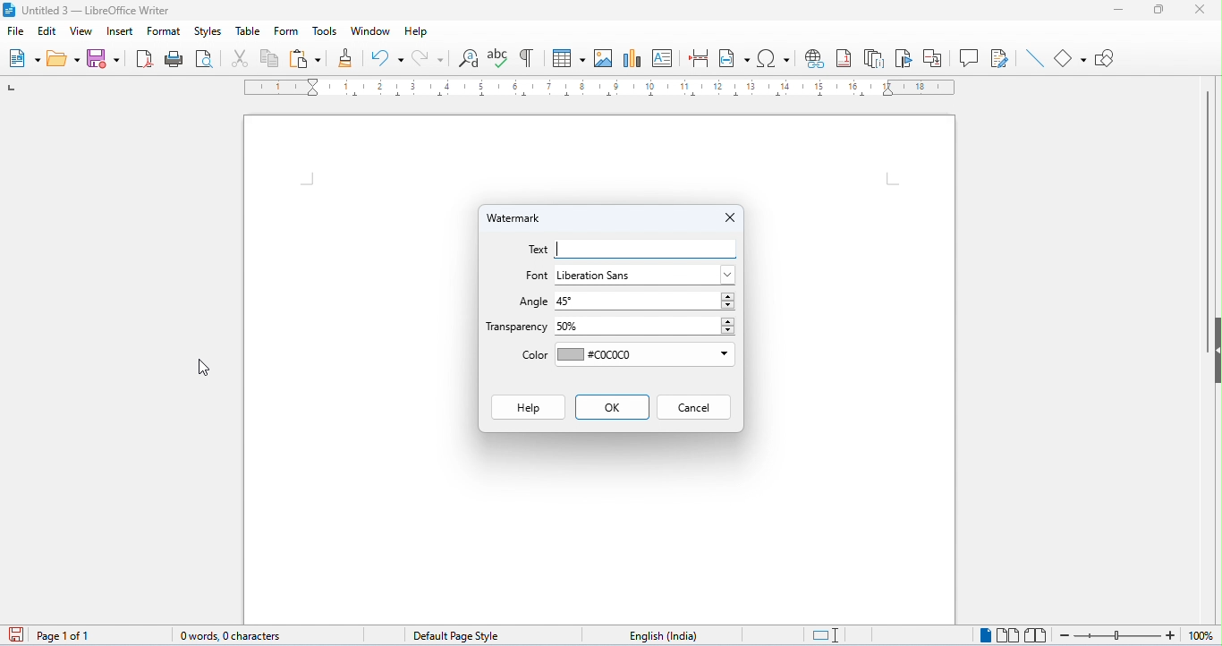 The height and width of the screenshot is (646, 1222). I want to click on insert hyperlink, so click(814, 57).